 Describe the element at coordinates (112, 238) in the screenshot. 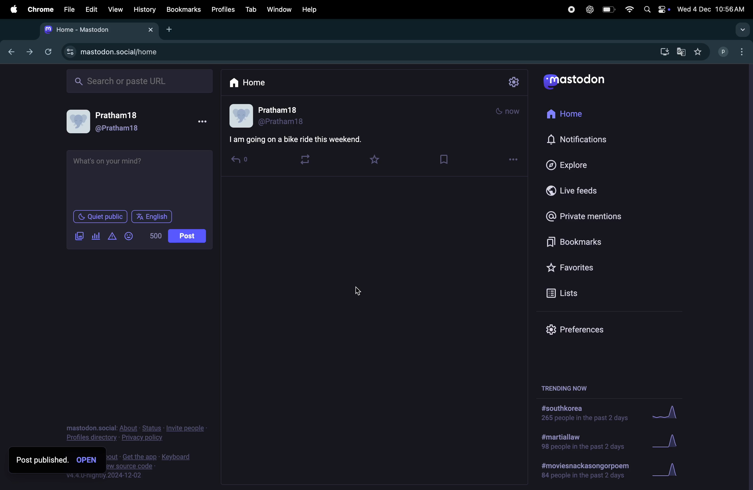

I see `alerts` at that location.